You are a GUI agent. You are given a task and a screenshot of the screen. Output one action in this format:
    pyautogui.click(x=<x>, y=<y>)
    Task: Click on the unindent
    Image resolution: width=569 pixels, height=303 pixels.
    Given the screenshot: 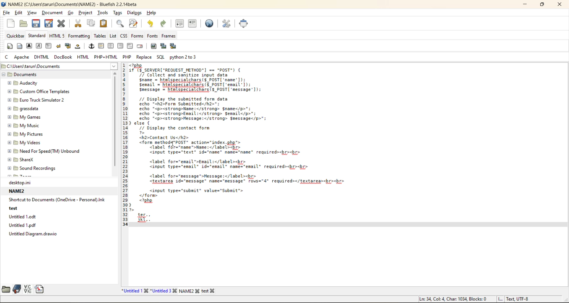 What is the action you would take?
    pyautogui.click(x=179, y=23)
    